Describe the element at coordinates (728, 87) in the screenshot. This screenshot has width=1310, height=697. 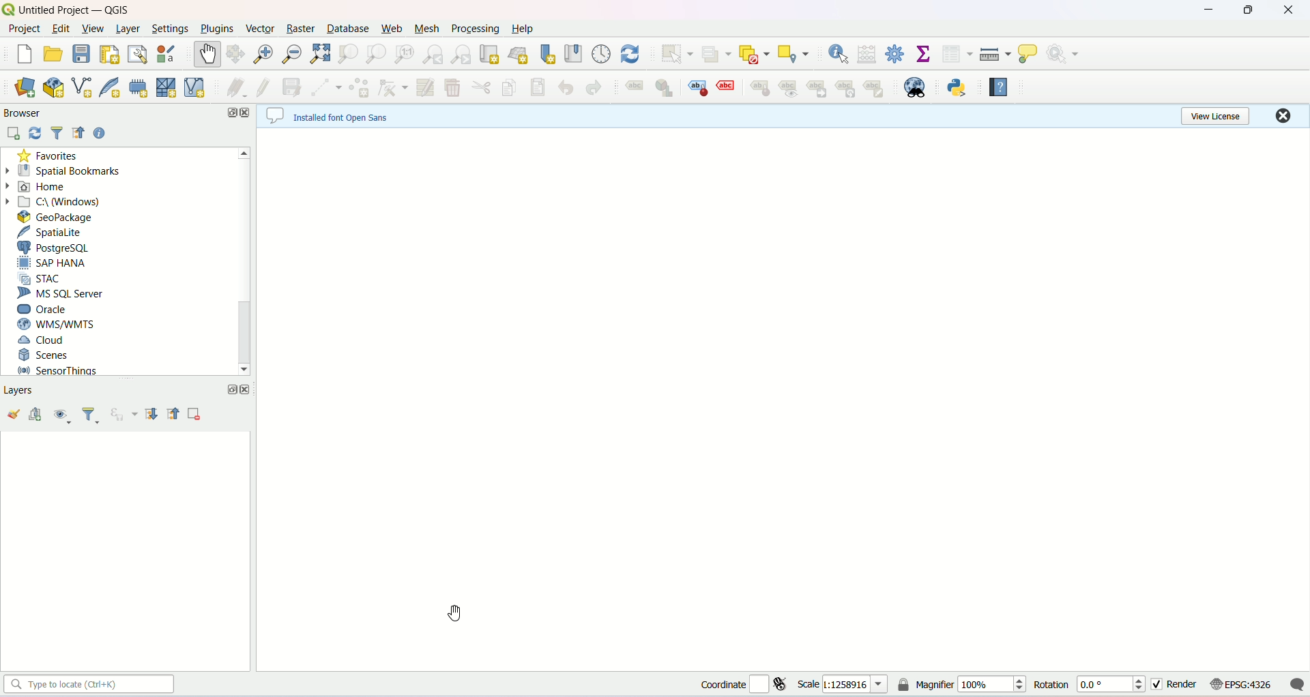
I see `toggle display of unplaced labels` at that location.